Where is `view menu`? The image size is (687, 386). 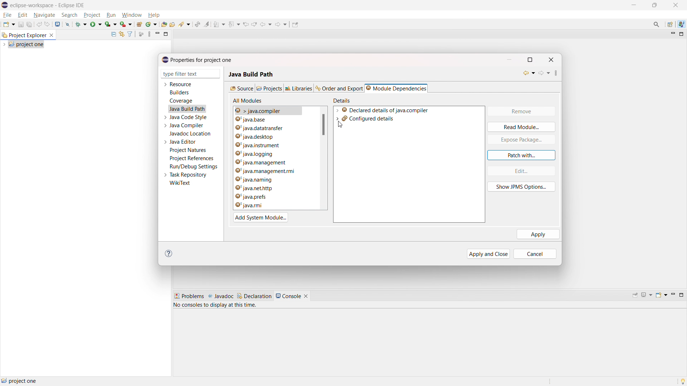 view menu is located at coordinates (560, 73).